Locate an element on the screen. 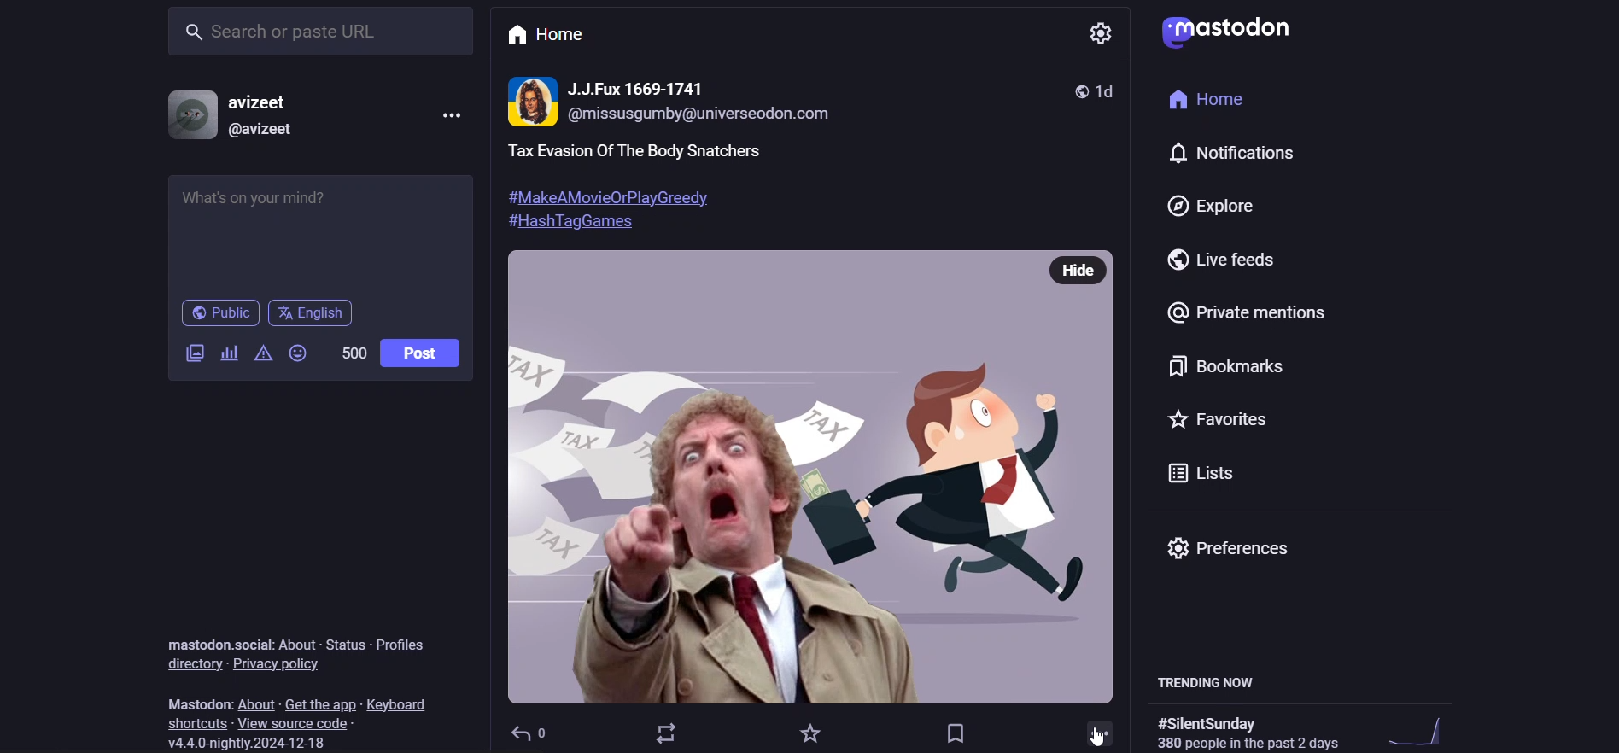 This screenshot has width=1619, height=753. notification is located at coordinates (1213, 149).